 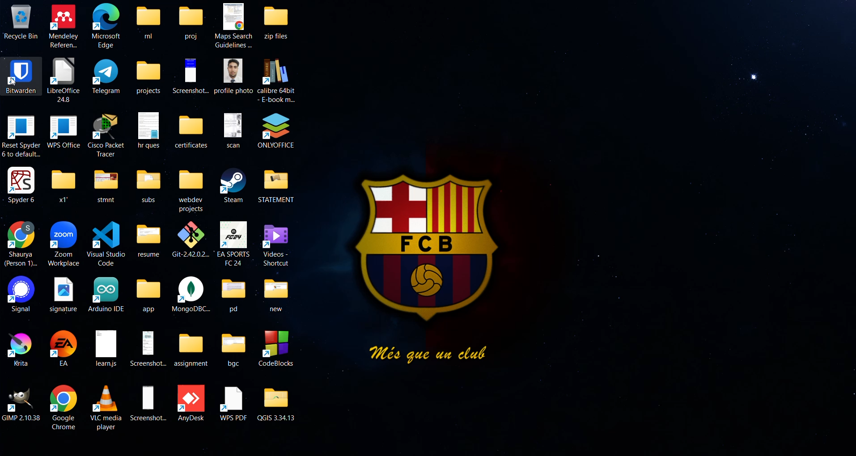 What do you see at coordinates (106, 26) in the screenshot?
I see `Microsoft Edge` at bounding box center [106, 26].